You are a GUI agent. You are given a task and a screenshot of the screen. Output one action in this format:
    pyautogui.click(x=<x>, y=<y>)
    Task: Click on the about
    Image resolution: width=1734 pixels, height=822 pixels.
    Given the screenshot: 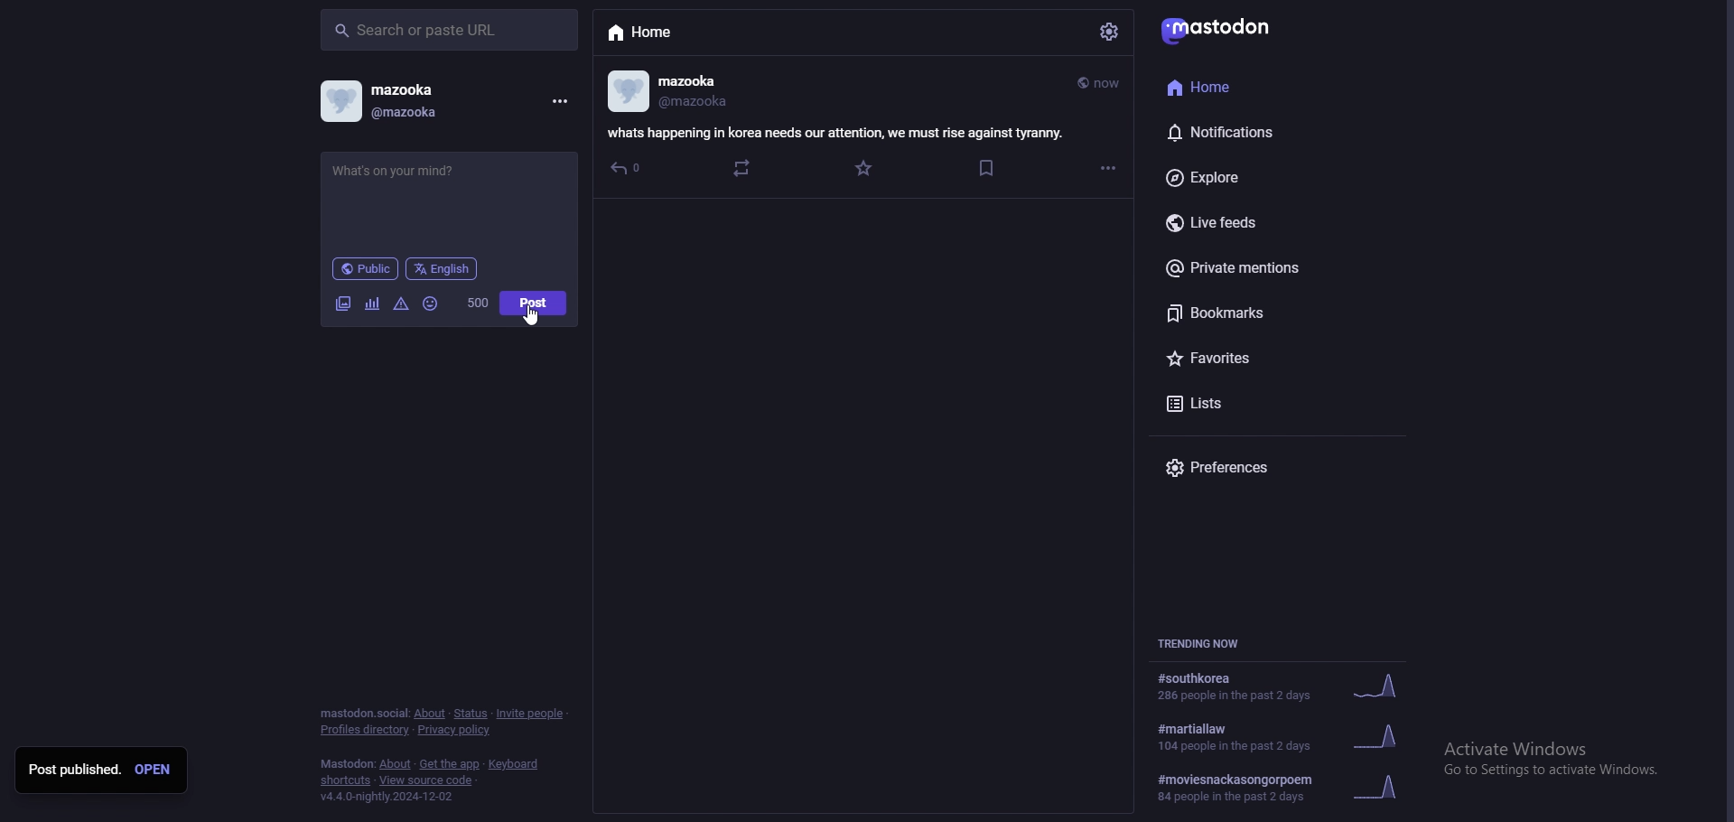 What is the action you would take?
    pyautogui.click(x=395, y=764)
    